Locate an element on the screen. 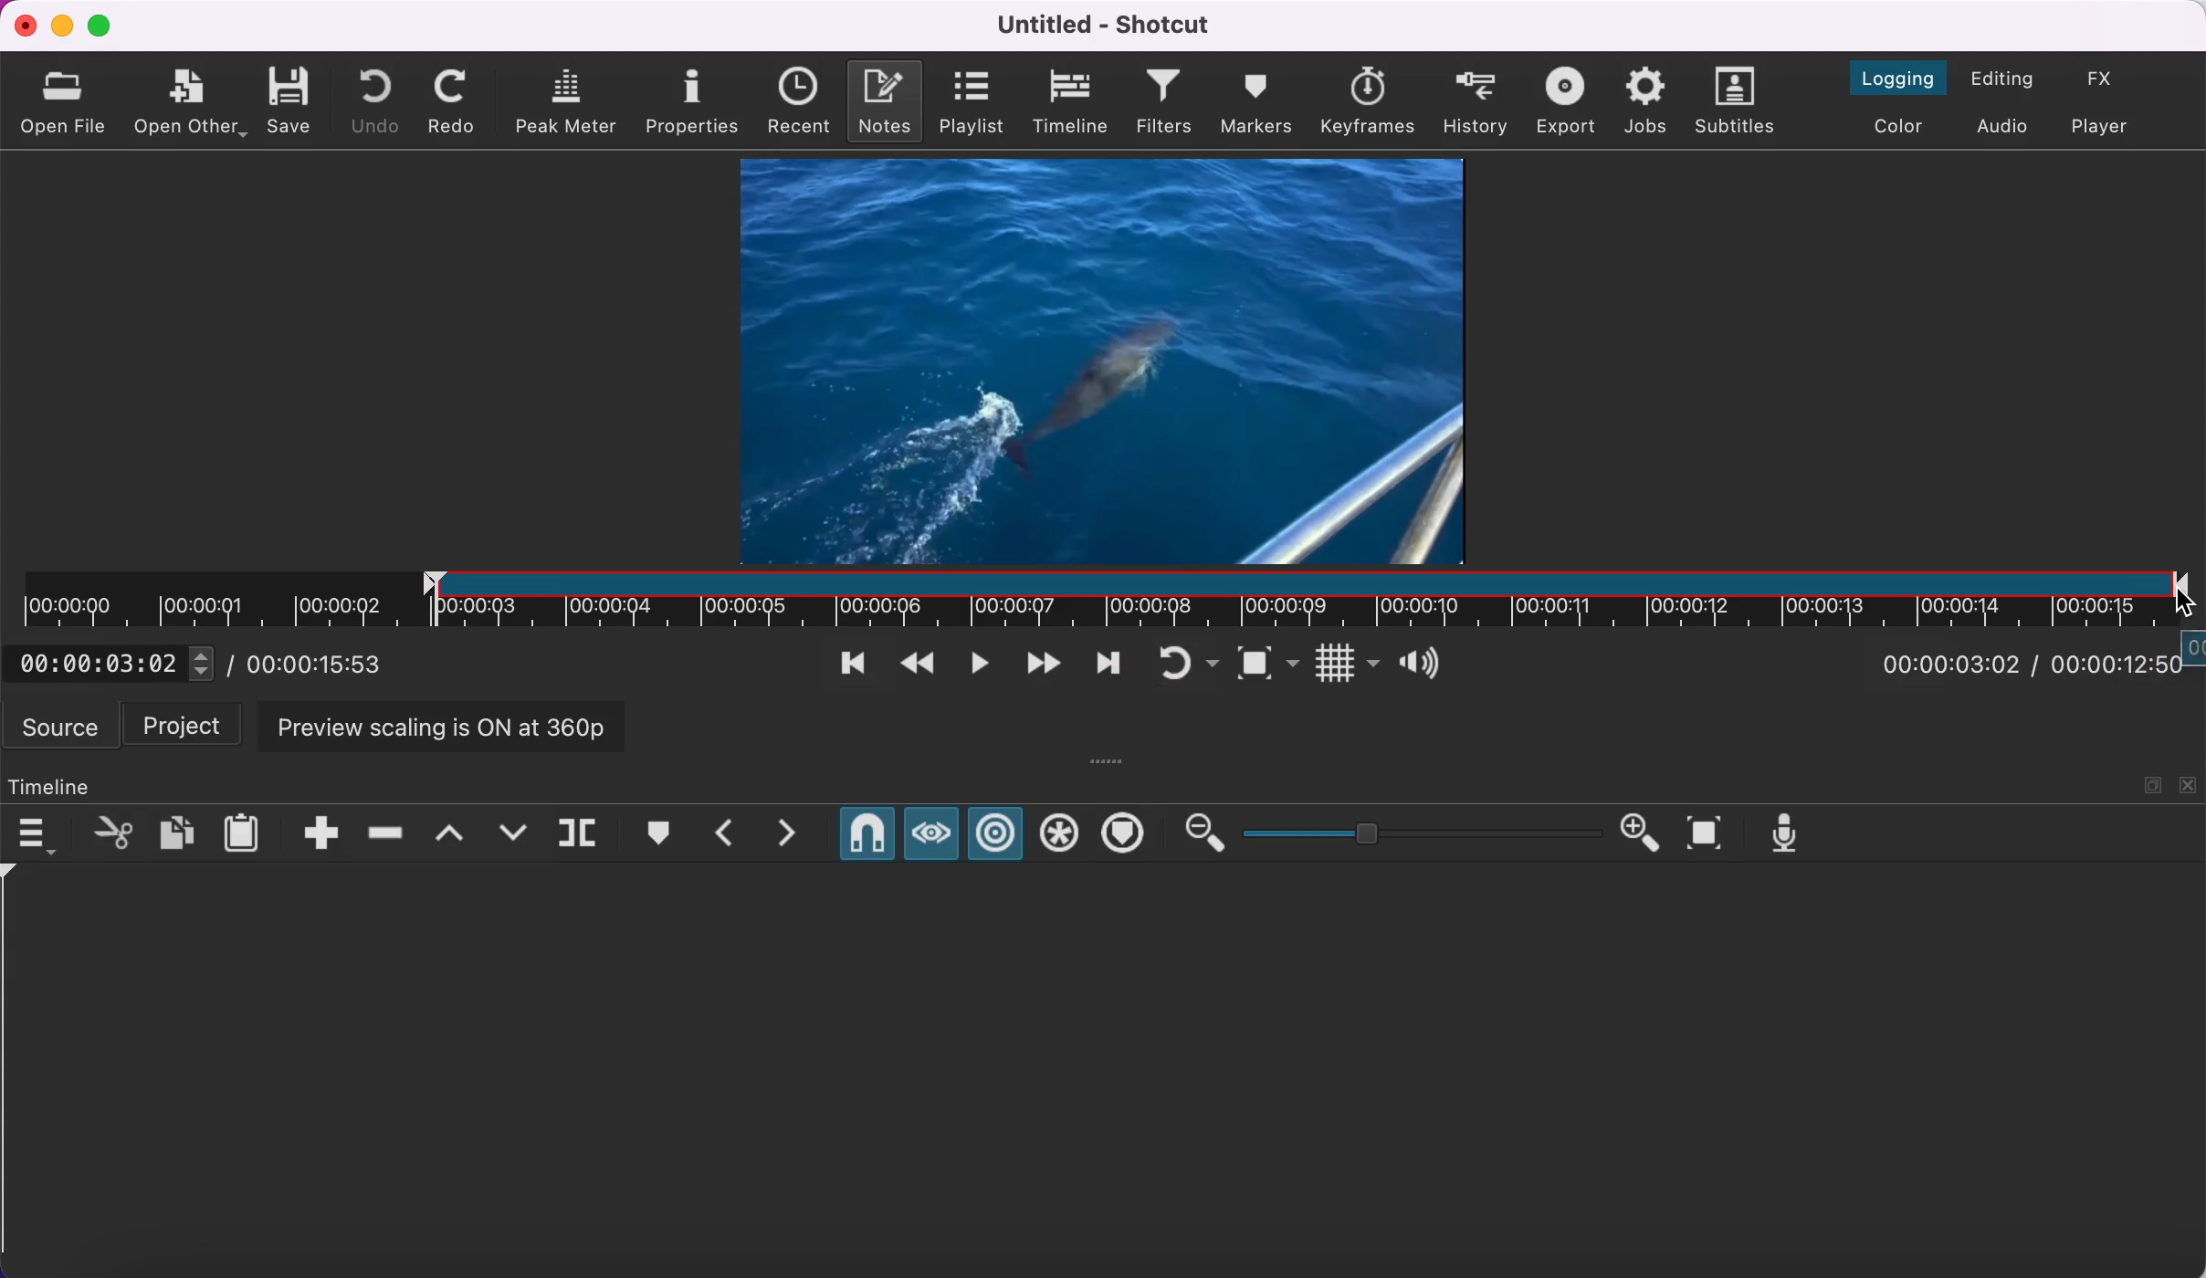   is located at coordinates (1420, 662).